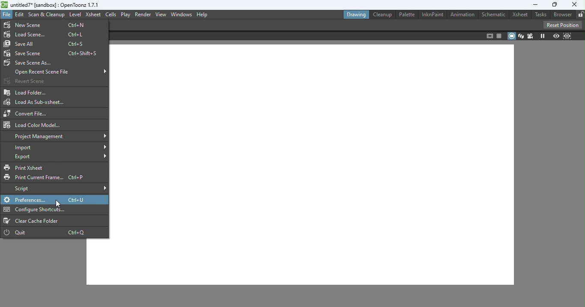 This screenshot has width=585, height=307. What do you see at coordinates (47, 177) in the screenshot?
I see `Print current frame` at bounding box center [47, 177].